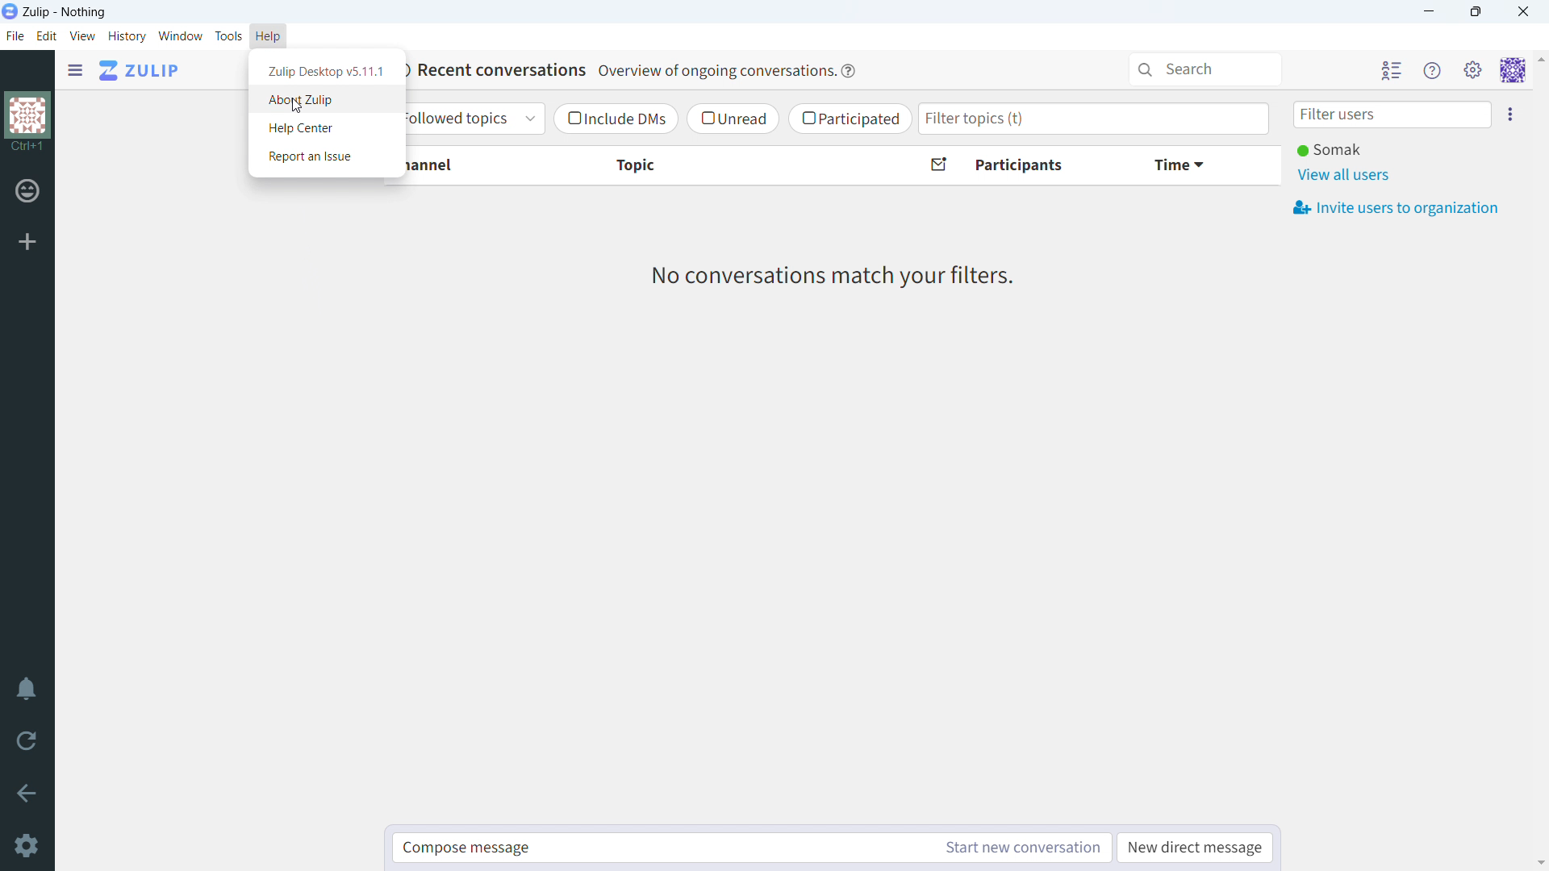 The height and width of the screenshot is (871, 1549). What do you see at coordinates (1475, 12) in the screenshot?
I see `maximize` at bounding box center [1475, 12].